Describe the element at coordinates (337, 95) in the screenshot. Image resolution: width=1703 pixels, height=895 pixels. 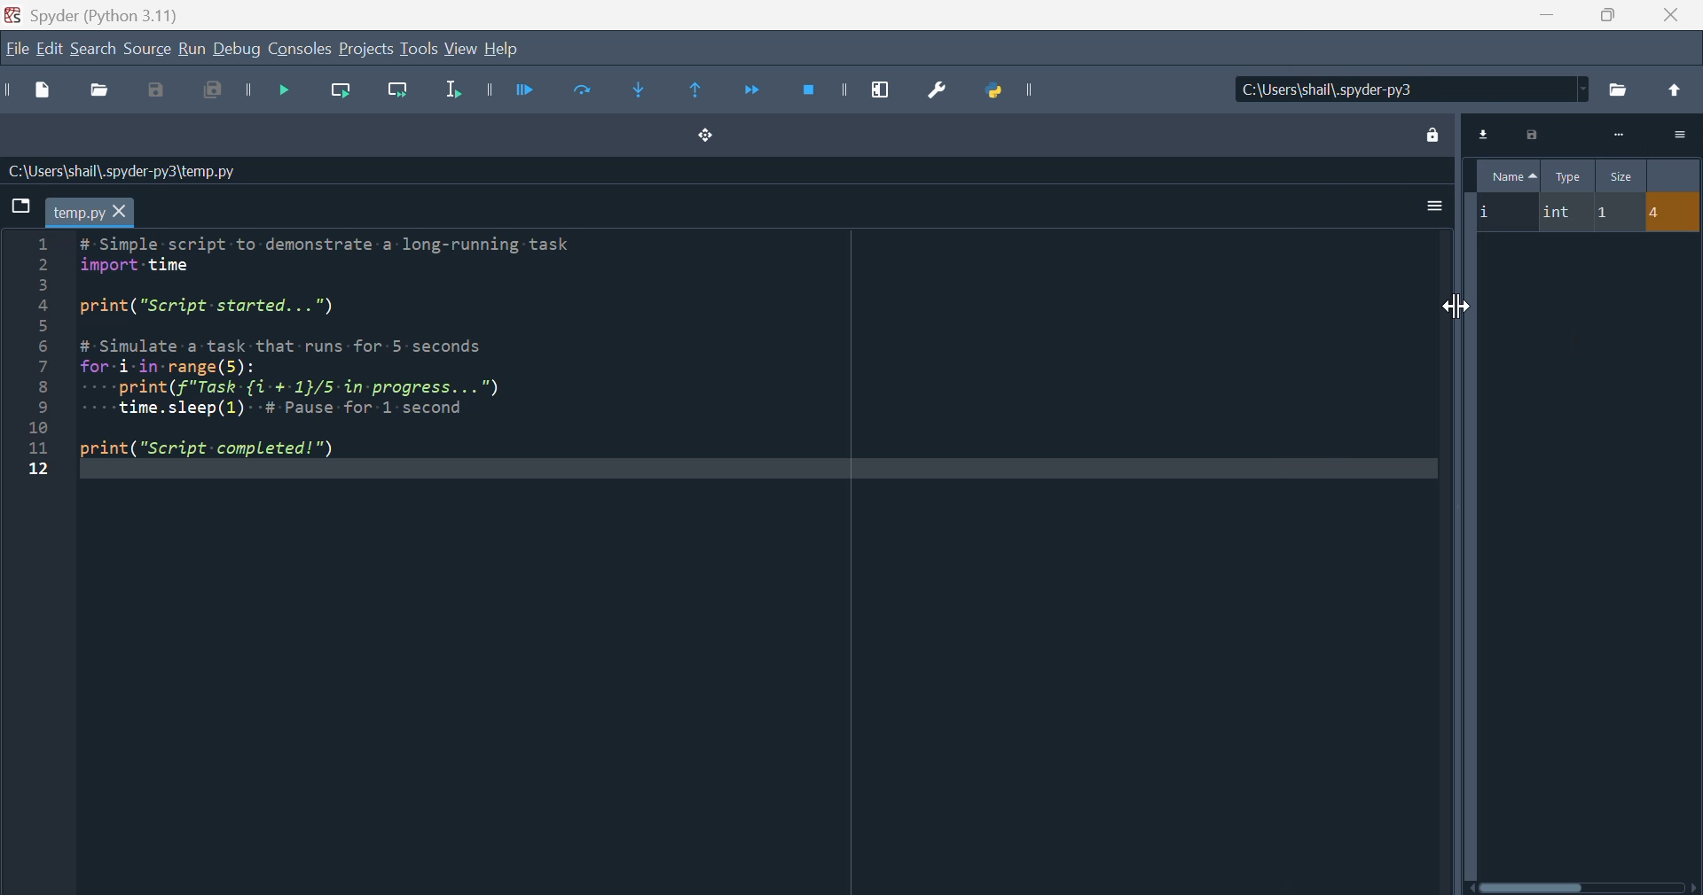
I see `Run current line` at that location.